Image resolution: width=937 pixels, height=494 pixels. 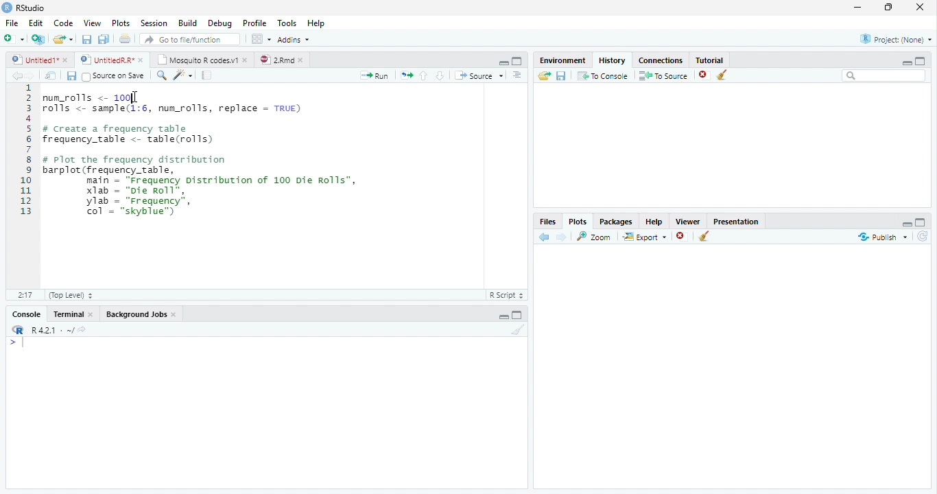 I want to click on Save current file, so click(x=86, y=39).